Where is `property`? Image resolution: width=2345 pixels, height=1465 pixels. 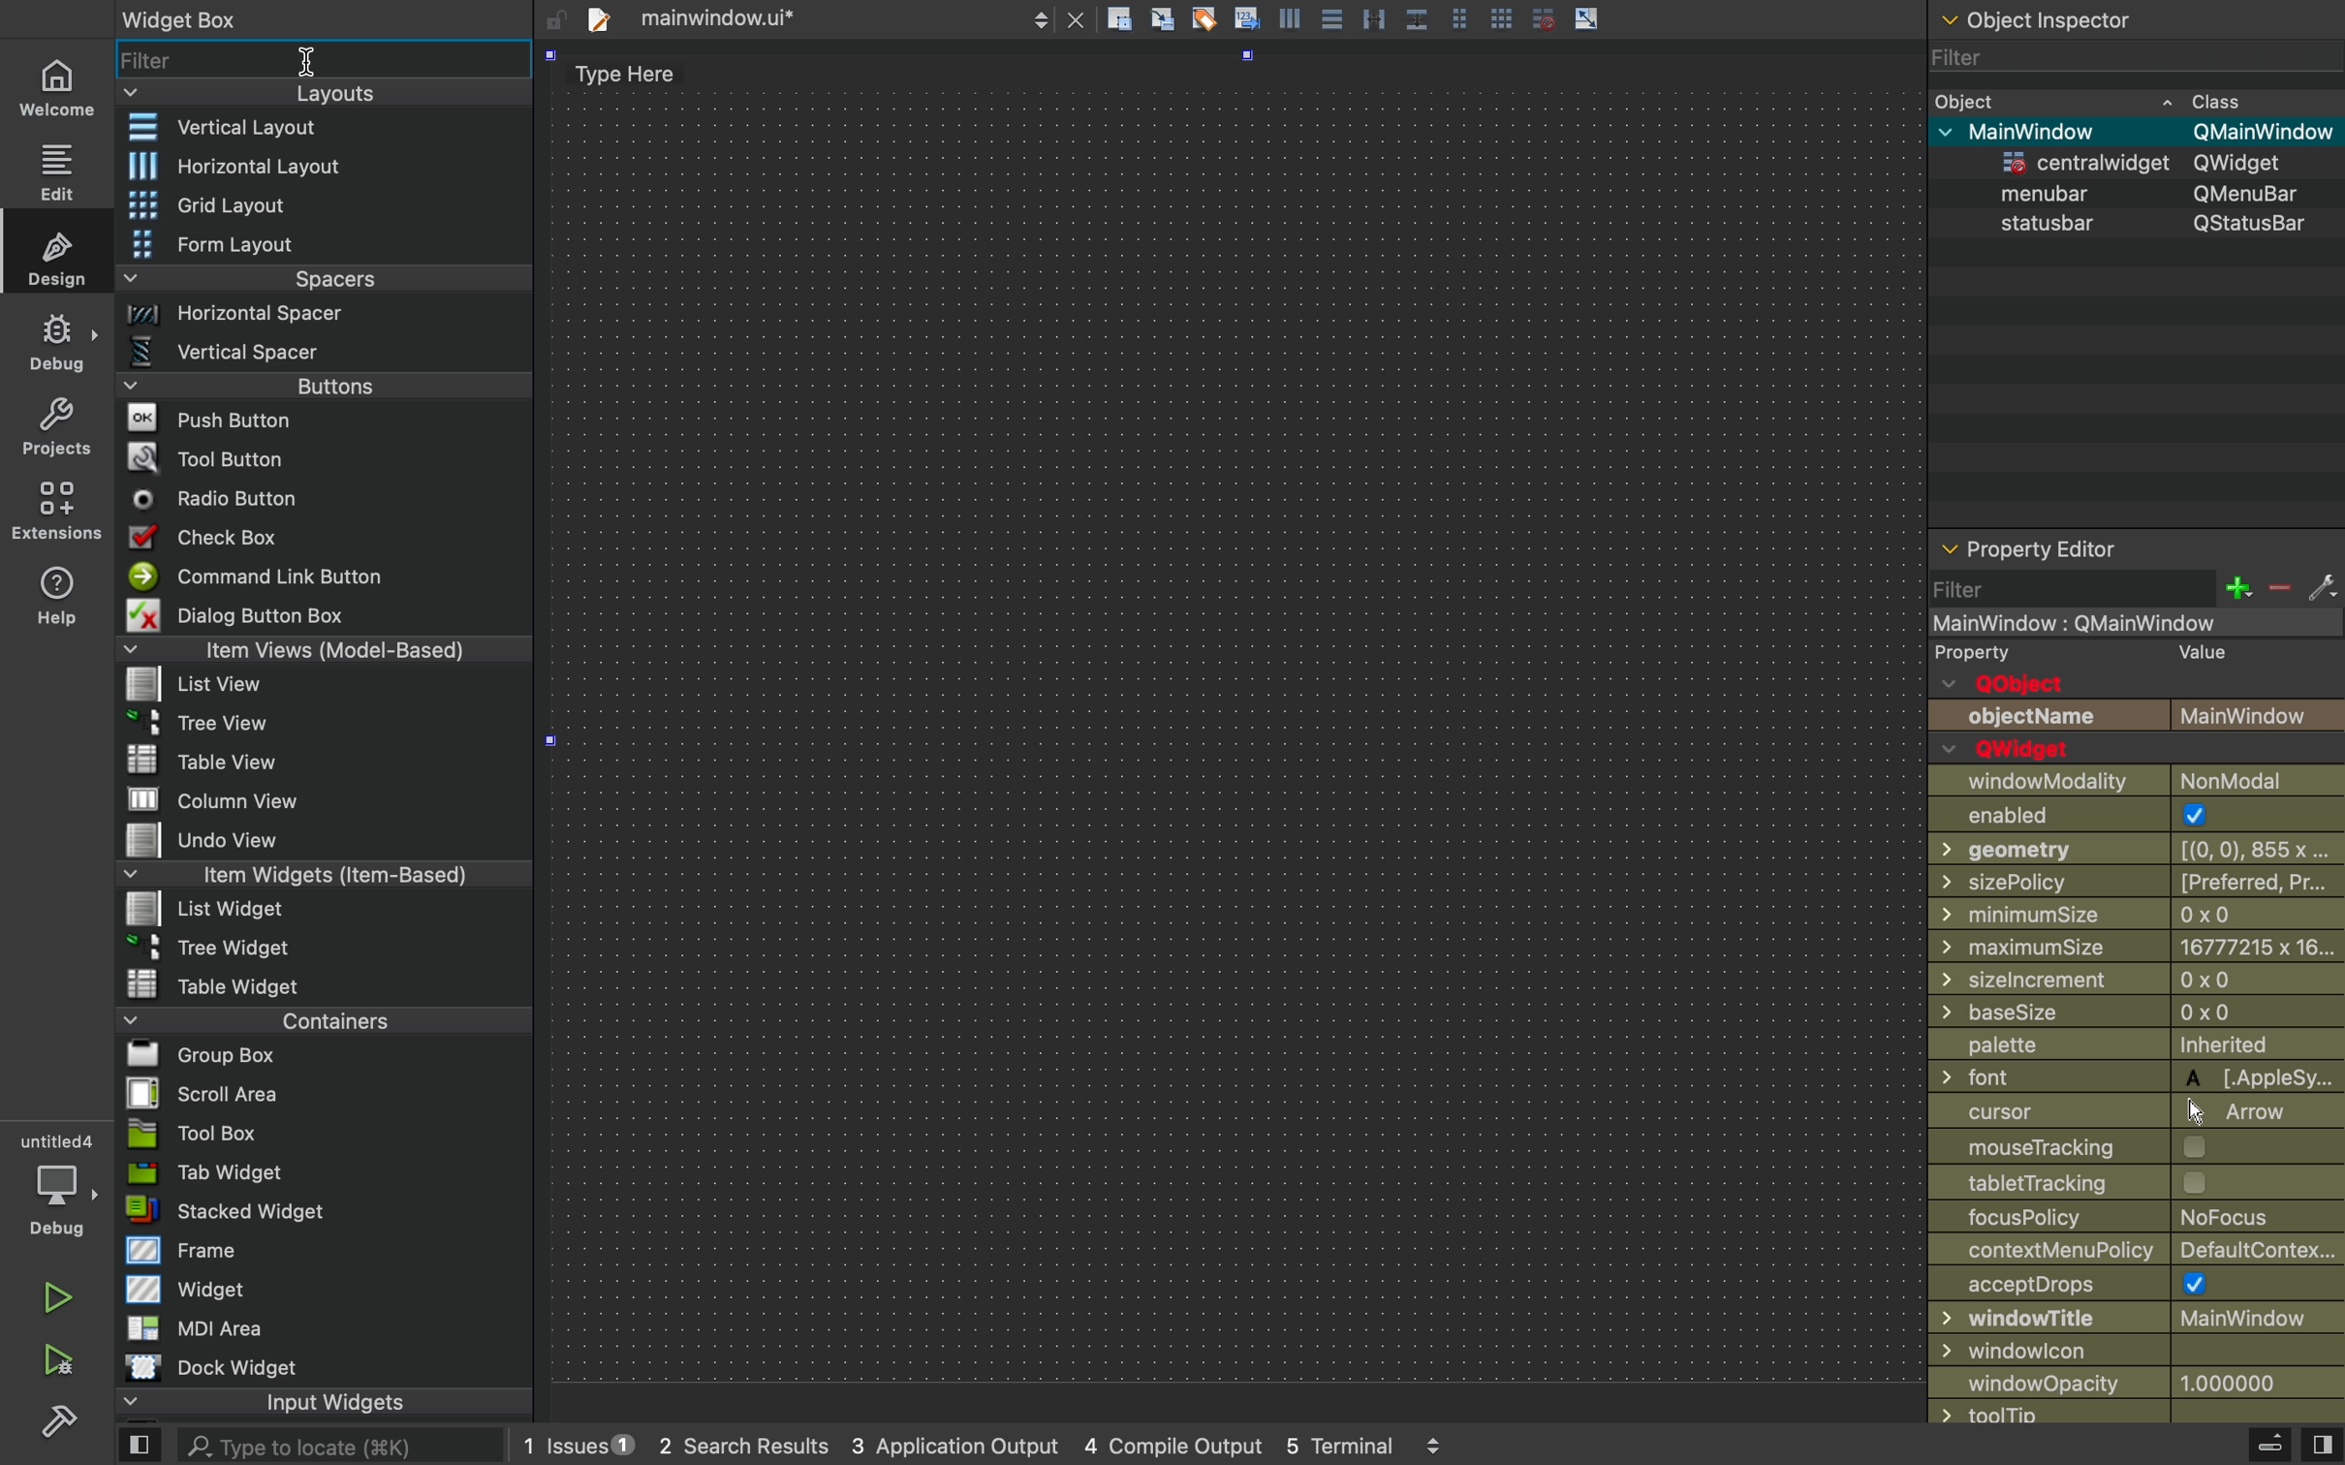
property is located at coordinates (1975, 654).